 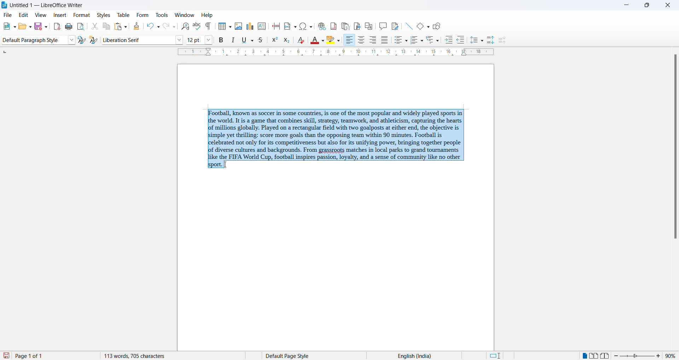 I want to click on insert cross-reference, so click(x=371, y=26).